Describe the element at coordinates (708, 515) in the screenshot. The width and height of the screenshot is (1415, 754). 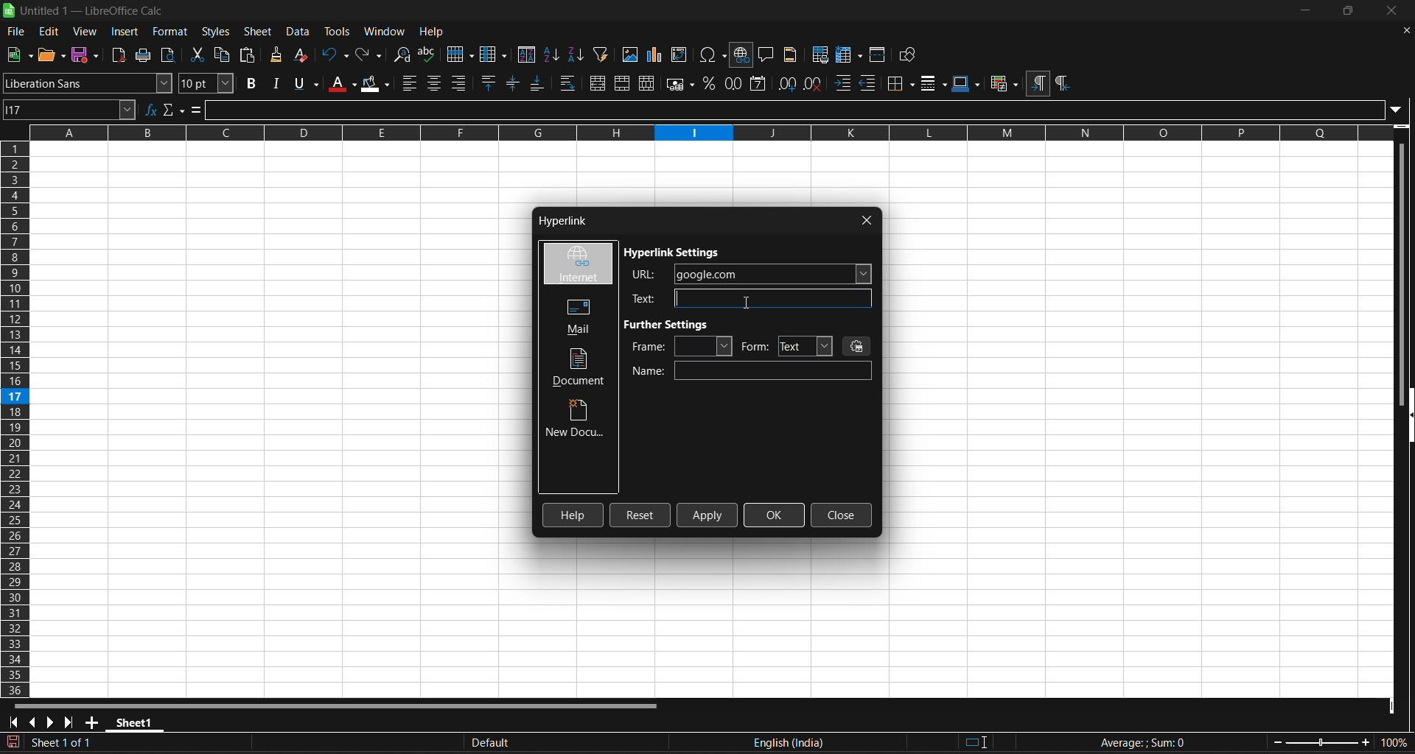
I see `apply` at that location.